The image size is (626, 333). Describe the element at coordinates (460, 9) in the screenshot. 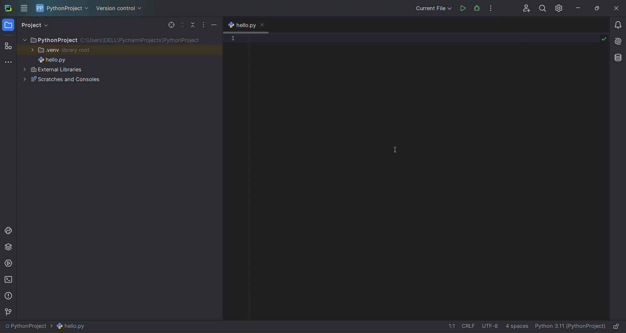

I see `run` at that location.